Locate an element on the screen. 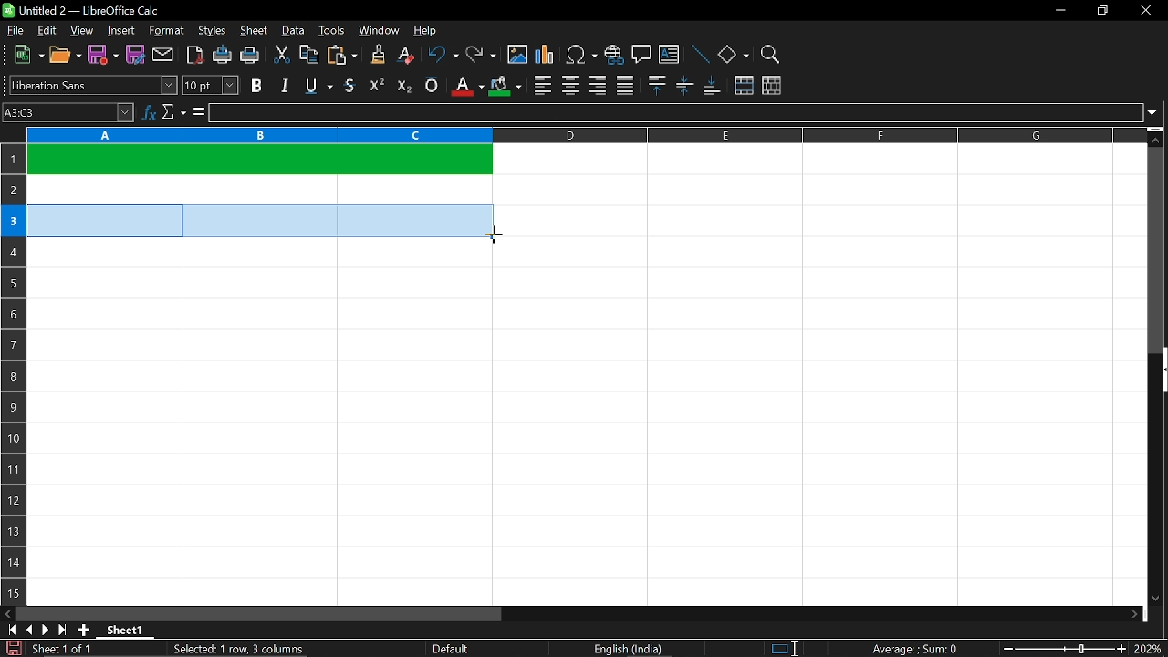 Image resolution: width=1168 pixels, height=657 pixels. Untitled 2 - LibreOffice Calc is located at coordinates (82, 10).